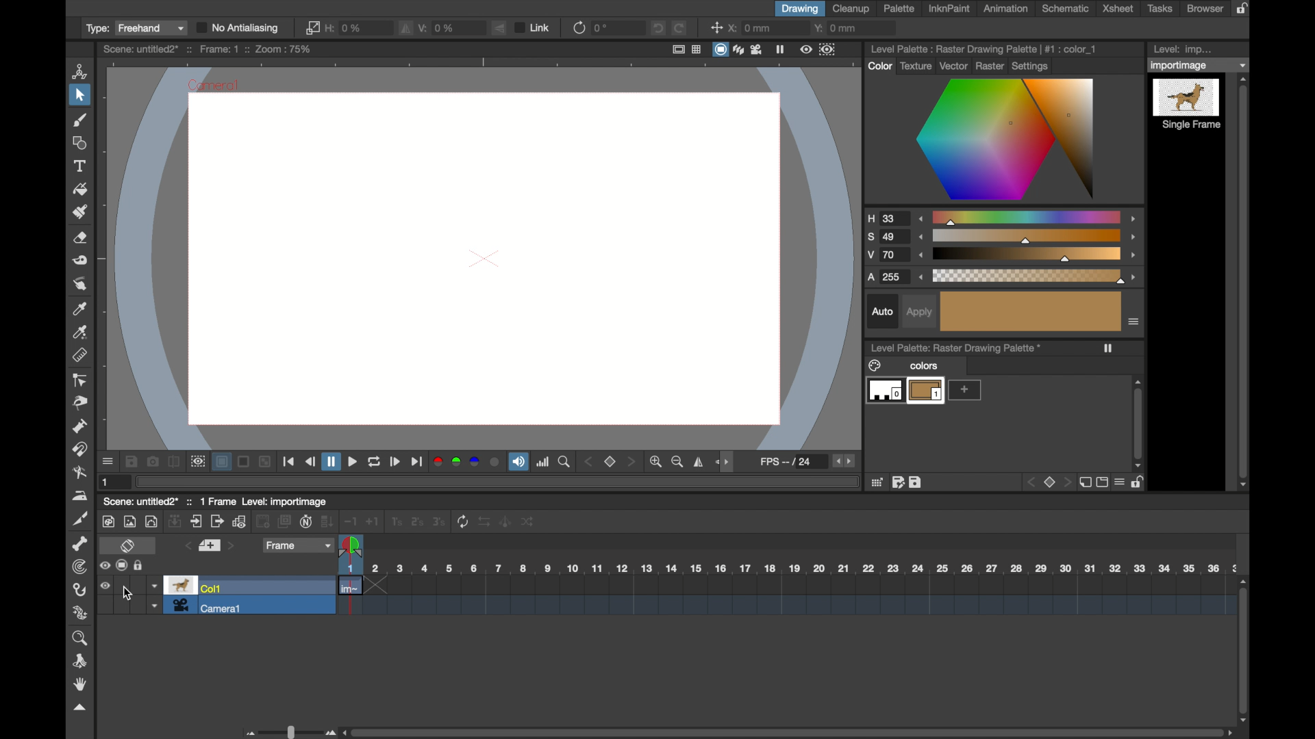 This screenshot has height=739, width=1315. What do you see at coordinates (1246, 8) in the screenshot?
I see `lock` at bounding box center [1246, 8].